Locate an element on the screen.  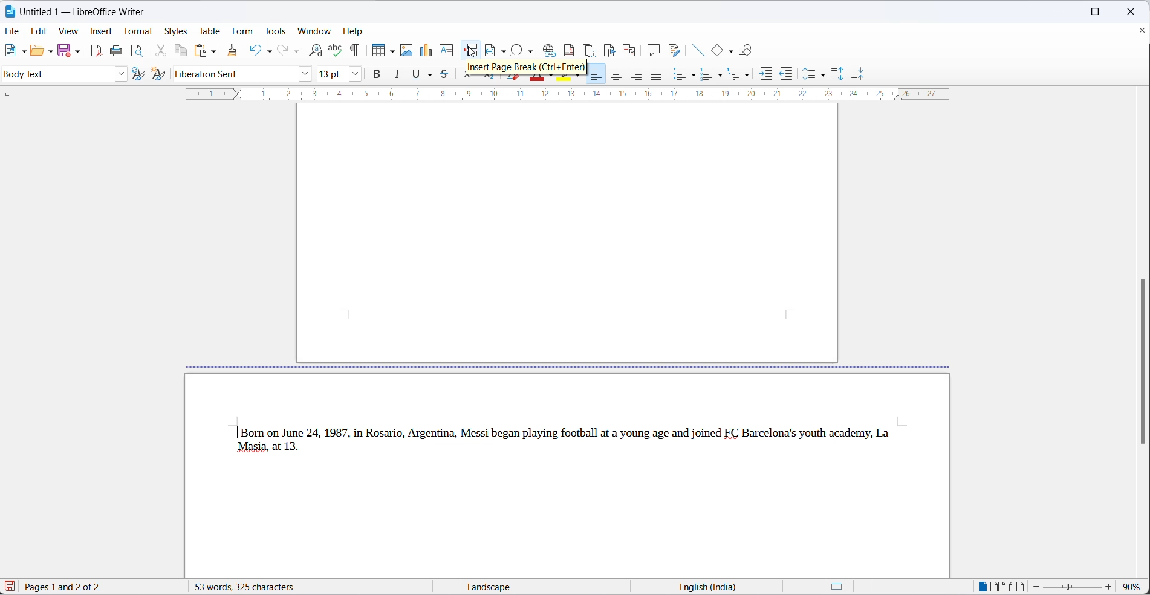
page break is located at coordinates (569, 367).